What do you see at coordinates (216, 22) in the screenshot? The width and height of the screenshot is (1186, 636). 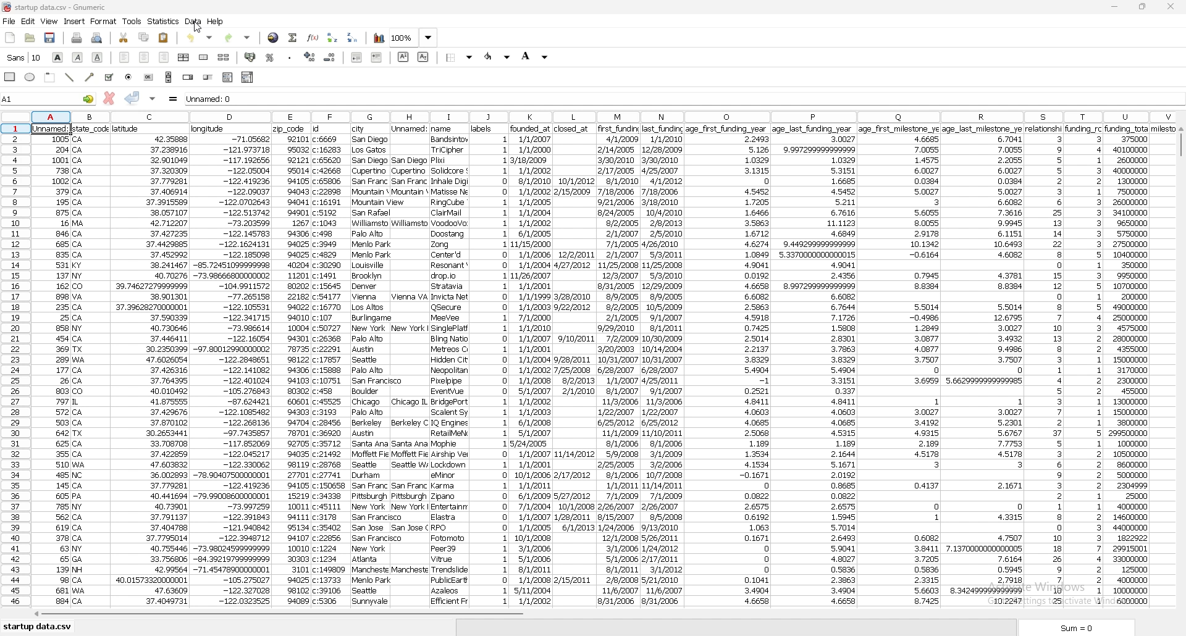 I see `help` at bounding box center [216, 22].